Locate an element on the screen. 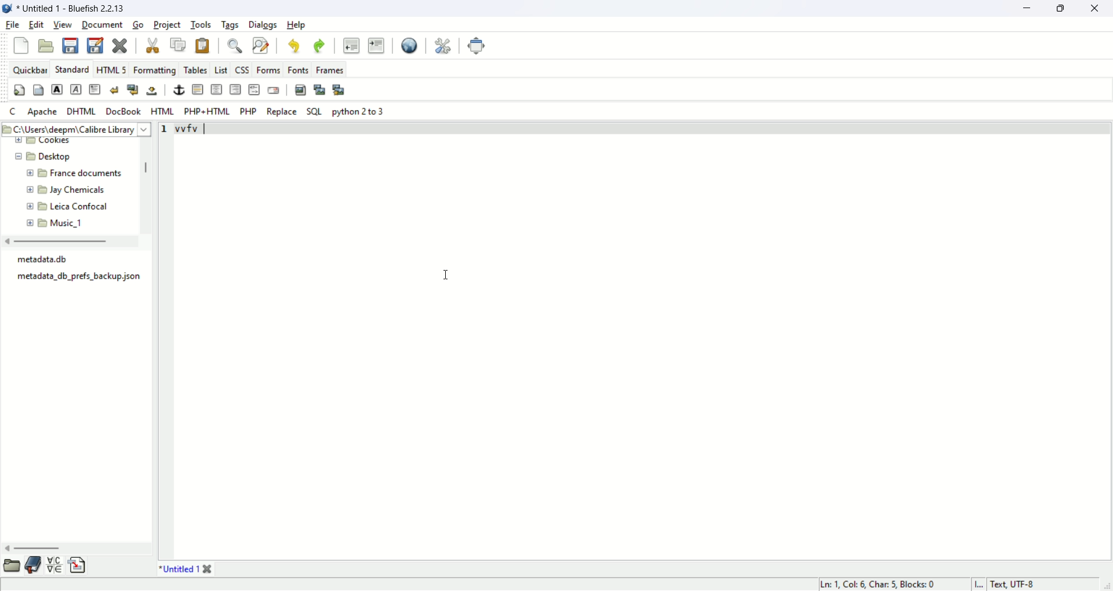 The height and width of the screenshot is (591, 1113). close is located at coordinates (1098, 8).